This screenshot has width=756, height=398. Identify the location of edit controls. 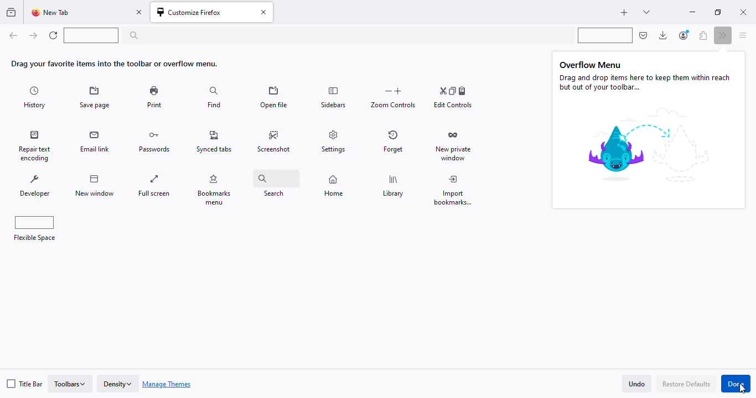
(453, 97).